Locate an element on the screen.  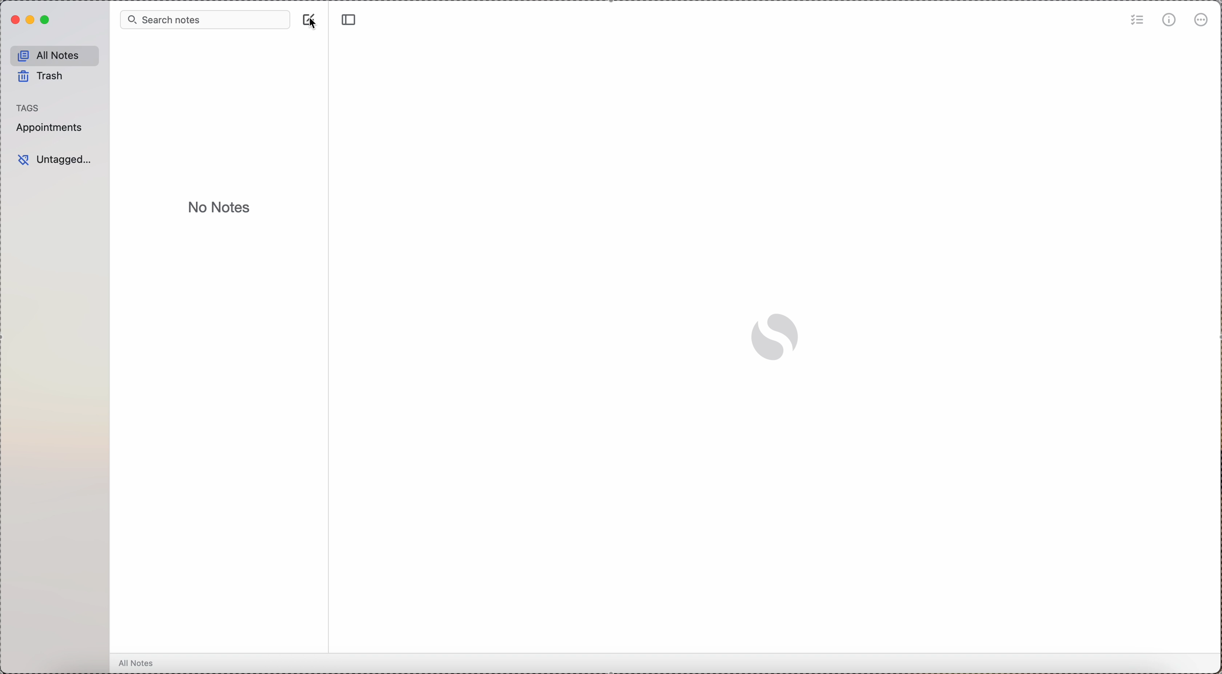
toggle sidebar is located at coordinates (349, 20).